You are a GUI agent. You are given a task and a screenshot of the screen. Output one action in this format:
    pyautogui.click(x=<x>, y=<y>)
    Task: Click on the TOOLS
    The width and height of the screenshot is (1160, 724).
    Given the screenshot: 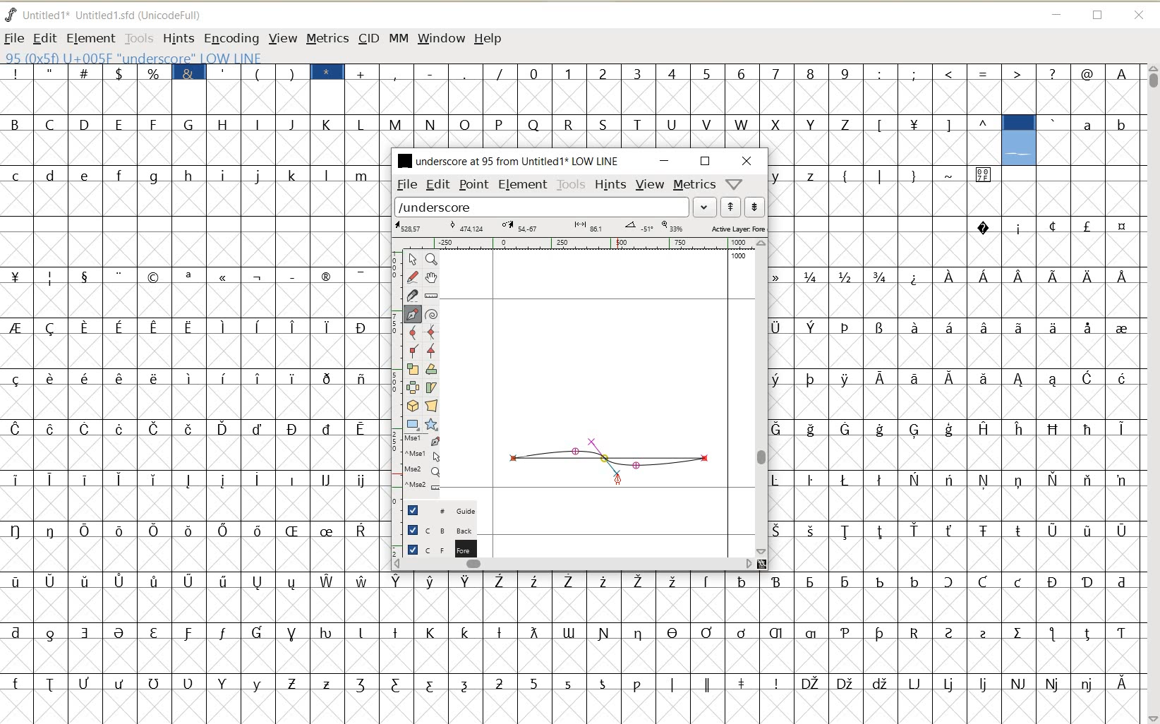 What is the action you would take?
    pyautogui.click(x=138, y=37)
    